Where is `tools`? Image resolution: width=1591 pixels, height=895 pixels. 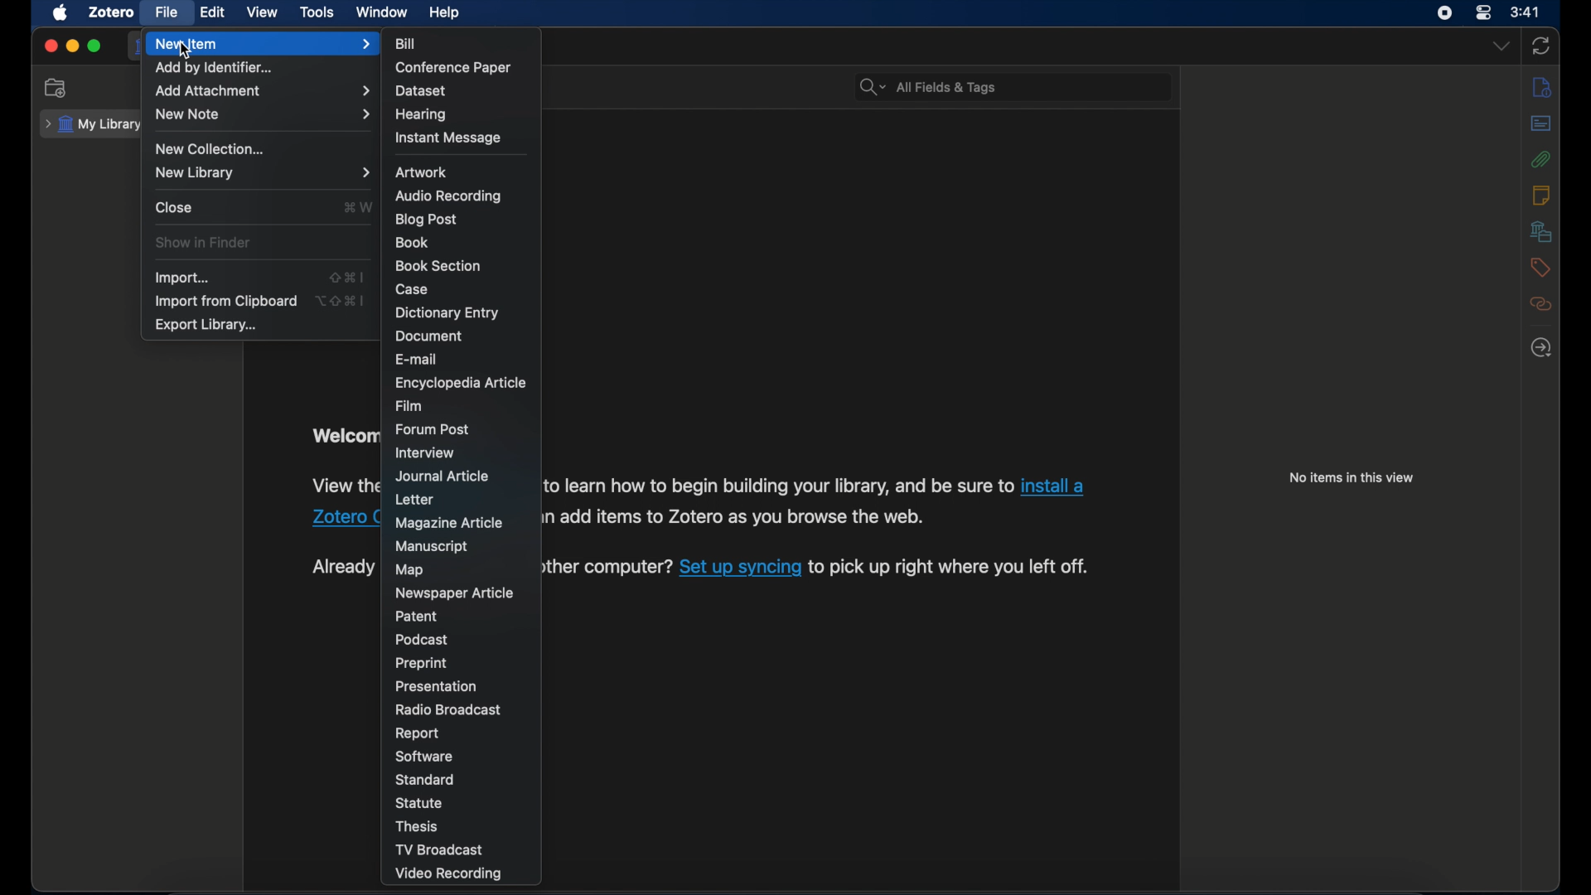
tools is located at coordinates (317, 12).